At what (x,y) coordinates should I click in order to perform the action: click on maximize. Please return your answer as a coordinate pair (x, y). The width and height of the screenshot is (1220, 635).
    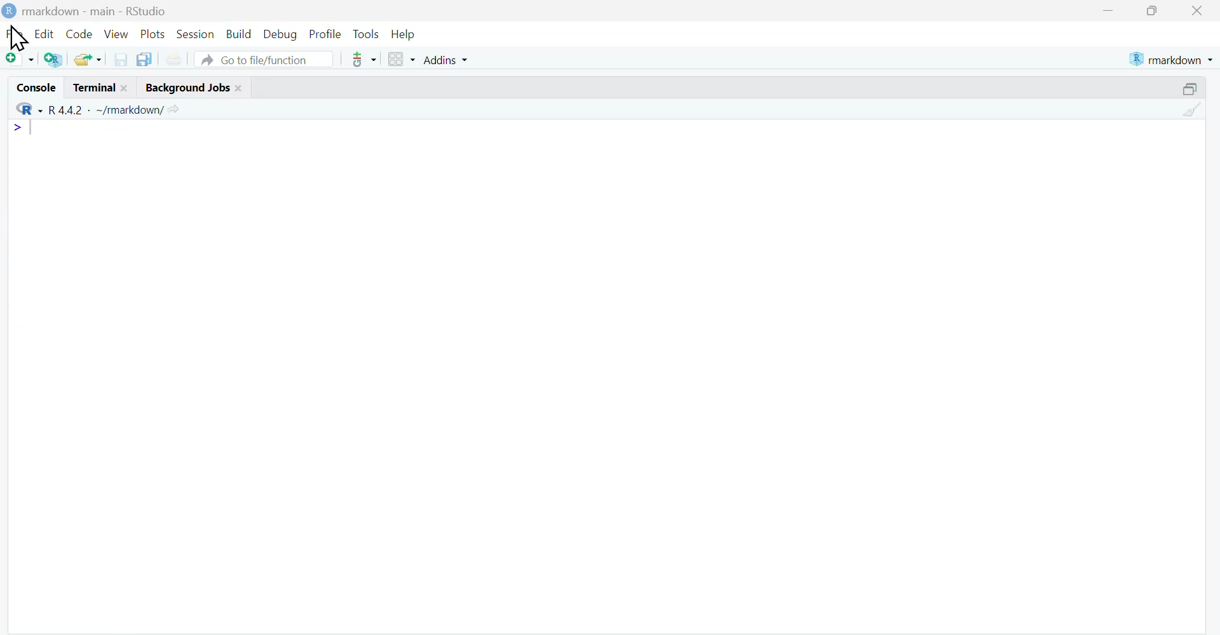
    Looking at the image, I should click on (1150, 11).